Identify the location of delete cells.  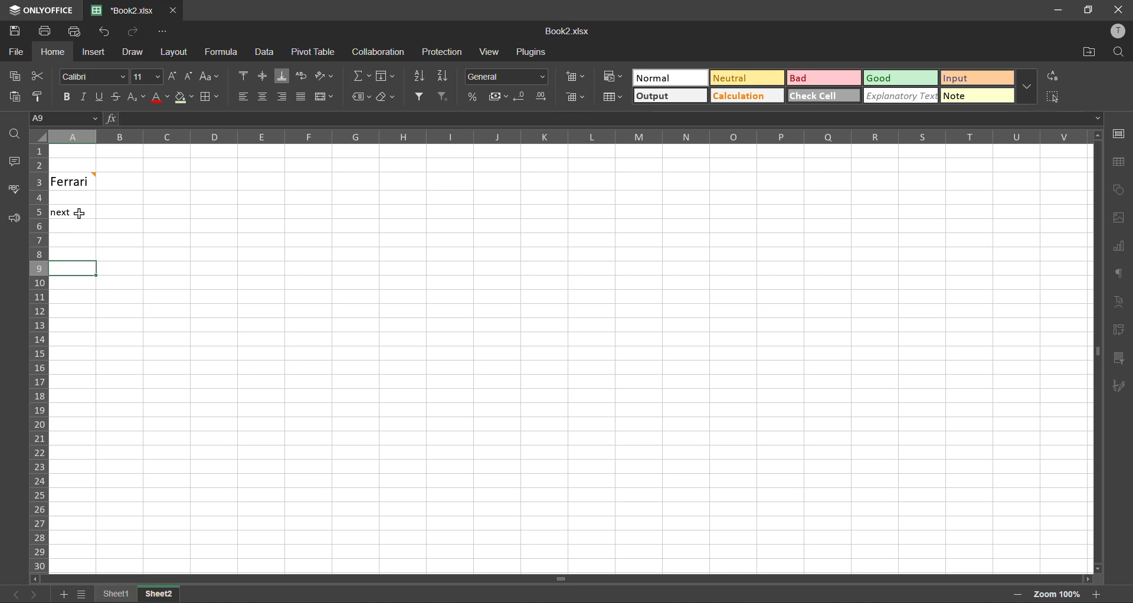
(577, 97).